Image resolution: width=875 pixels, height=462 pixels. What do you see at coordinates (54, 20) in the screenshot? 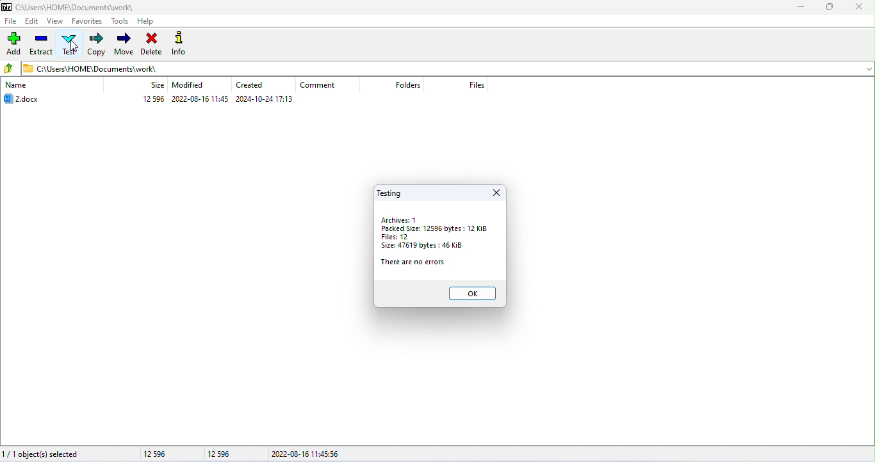
I see `view` at bounding box center [54, 20].